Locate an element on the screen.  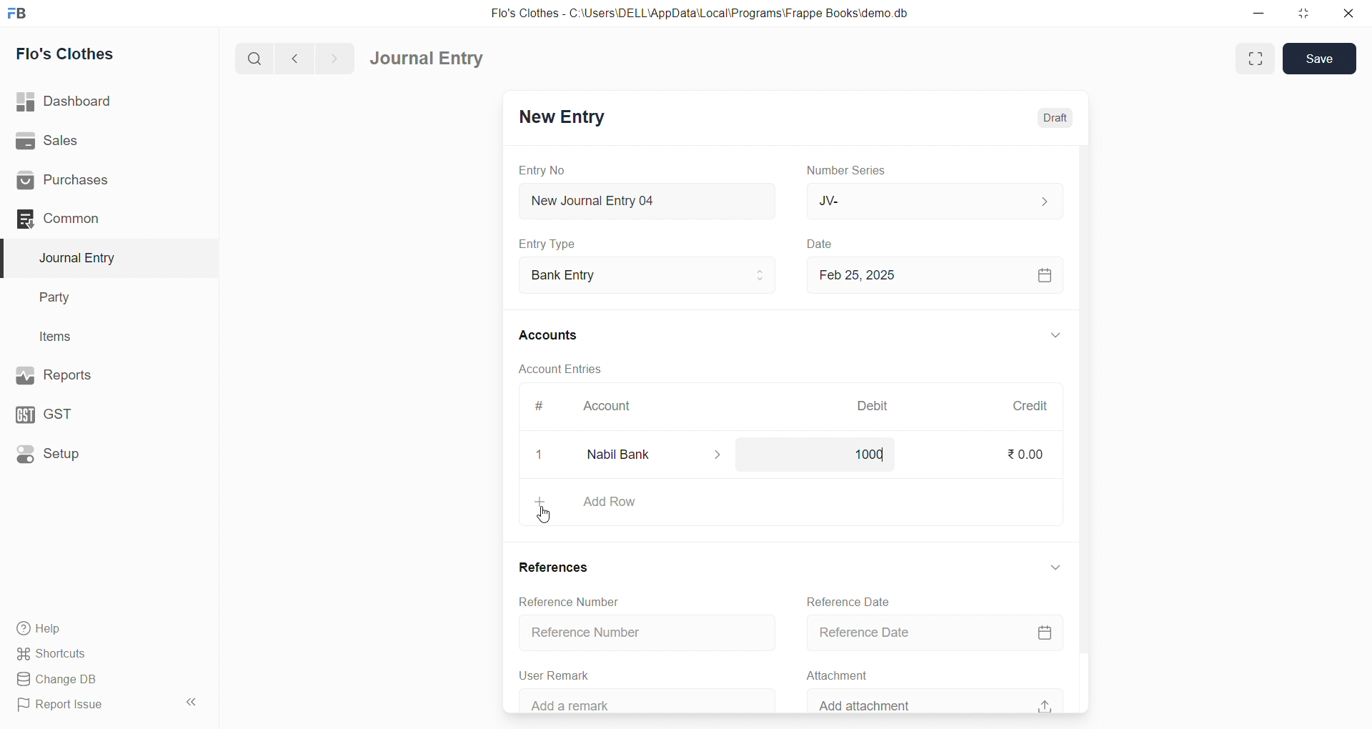
Expand Window is located at coordinates (1256, 59).